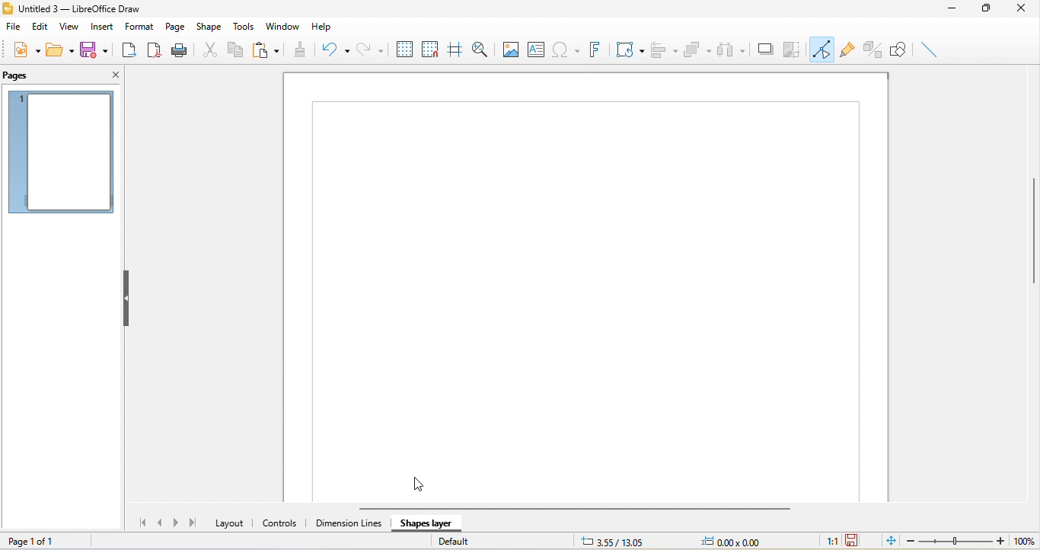  I want to click on print, so click(183, 50).